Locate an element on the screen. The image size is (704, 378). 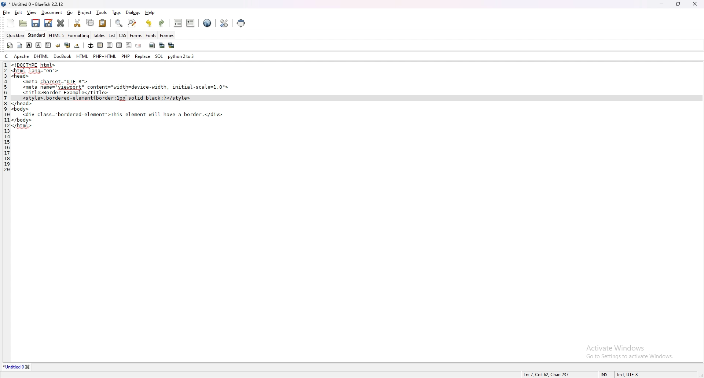
Cursor is located at coordinates (126, 93).